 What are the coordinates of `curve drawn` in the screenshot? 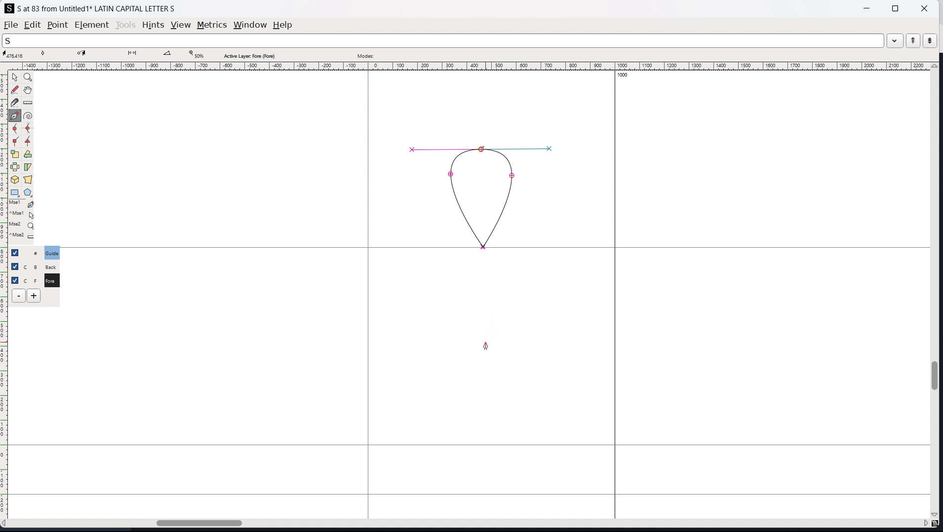 It's located at (482, 197).